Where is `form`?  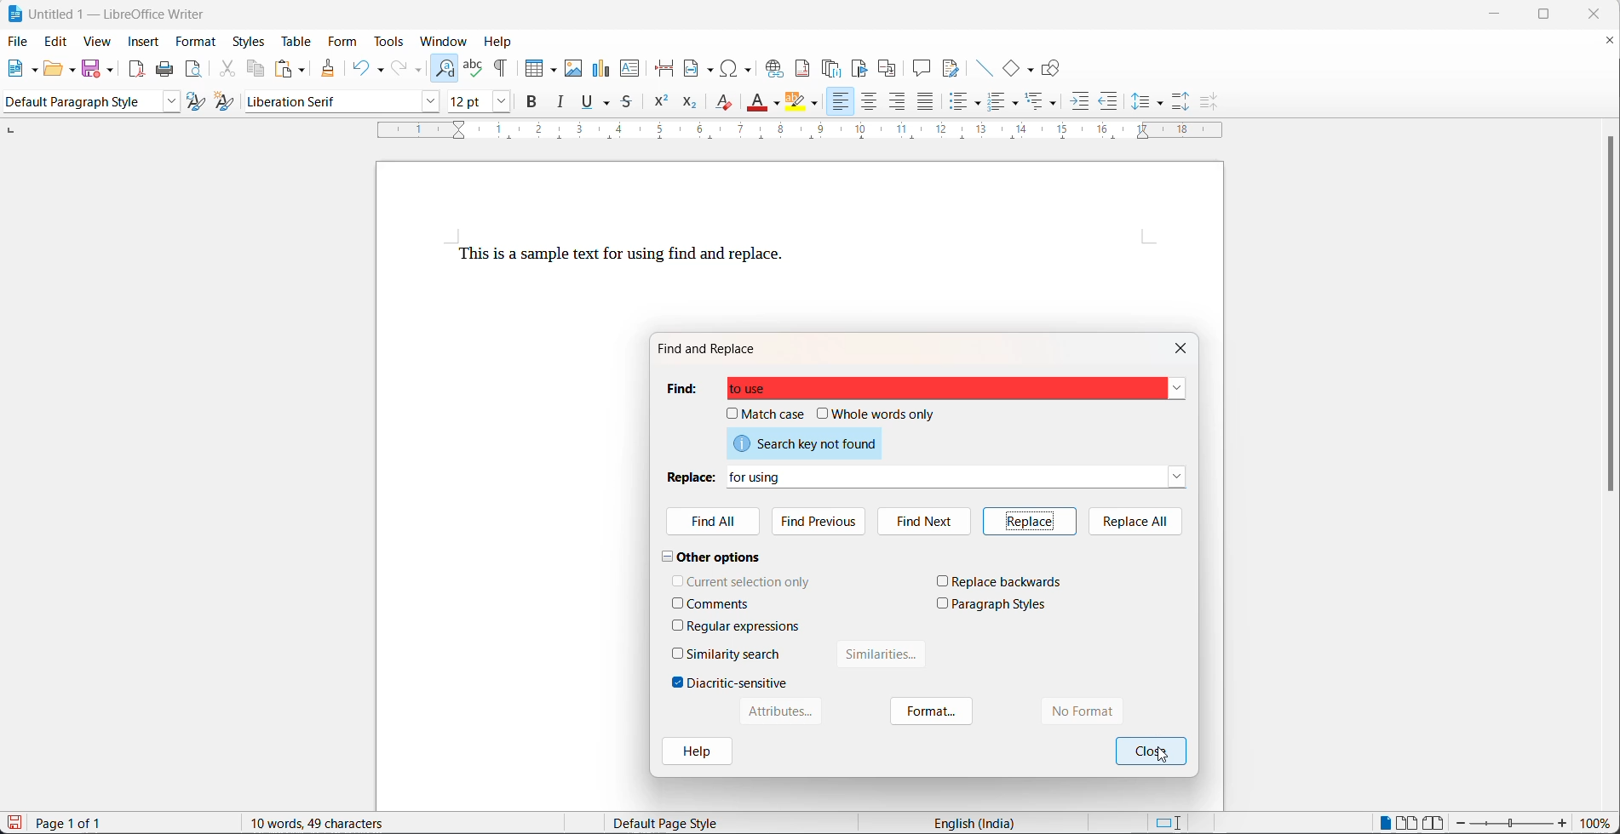 form is located at coordinates (342, 43).